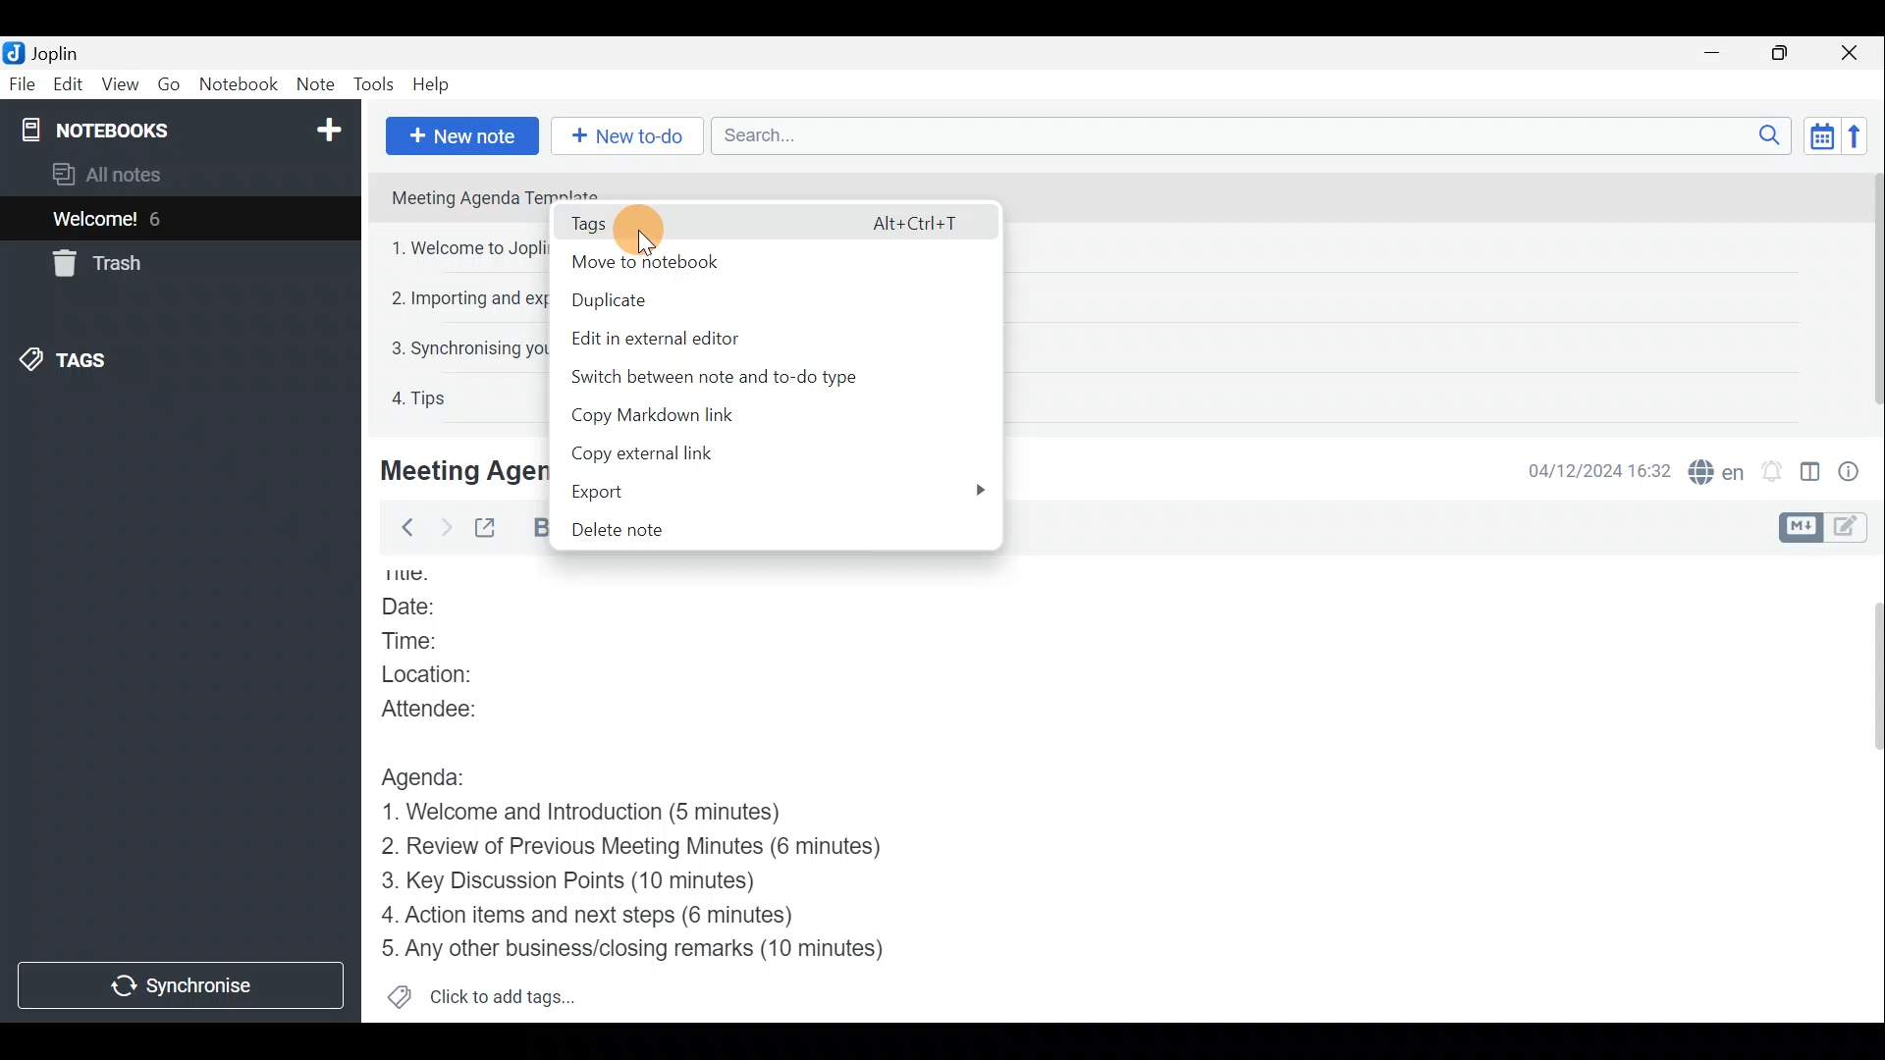 This screenshot has width=1885, height=1060. I want to click on Any other business/closing remarks (10 minutes), so click(639, 947).